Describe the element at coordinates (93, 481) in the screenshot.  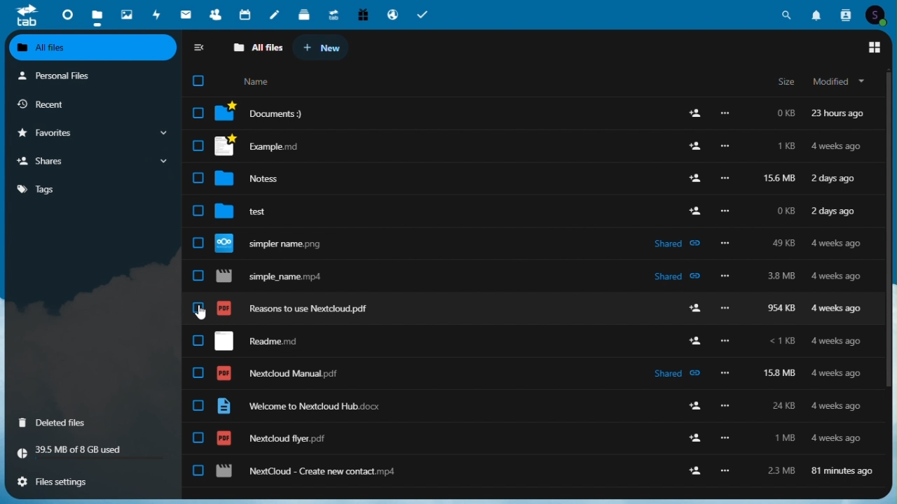
I see `files settings` at that location.